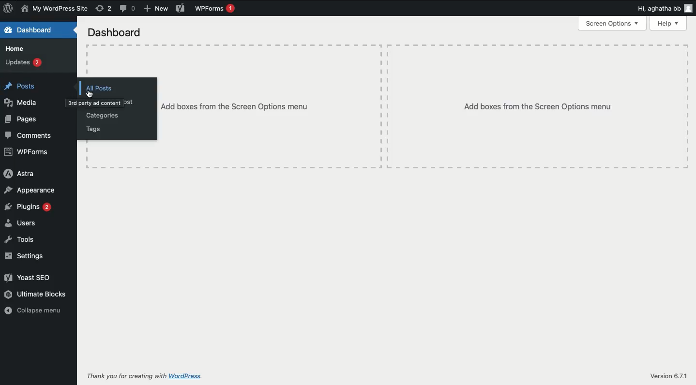  I want to click on WPForms, so click(26, 152).